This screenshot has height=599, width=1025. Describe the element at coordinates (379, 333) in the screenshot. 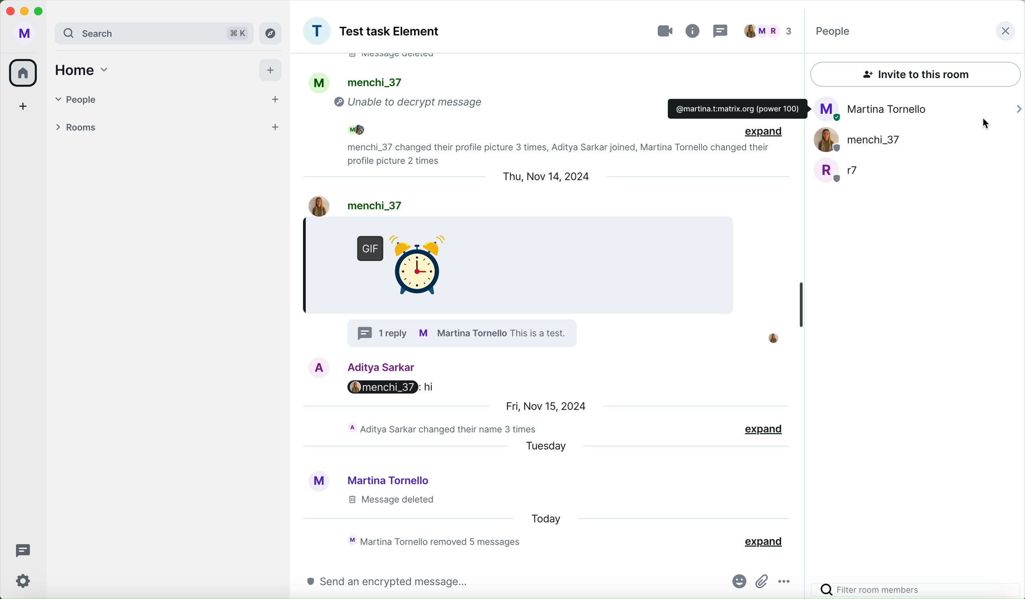

I see `1 reply in thread` at that location.